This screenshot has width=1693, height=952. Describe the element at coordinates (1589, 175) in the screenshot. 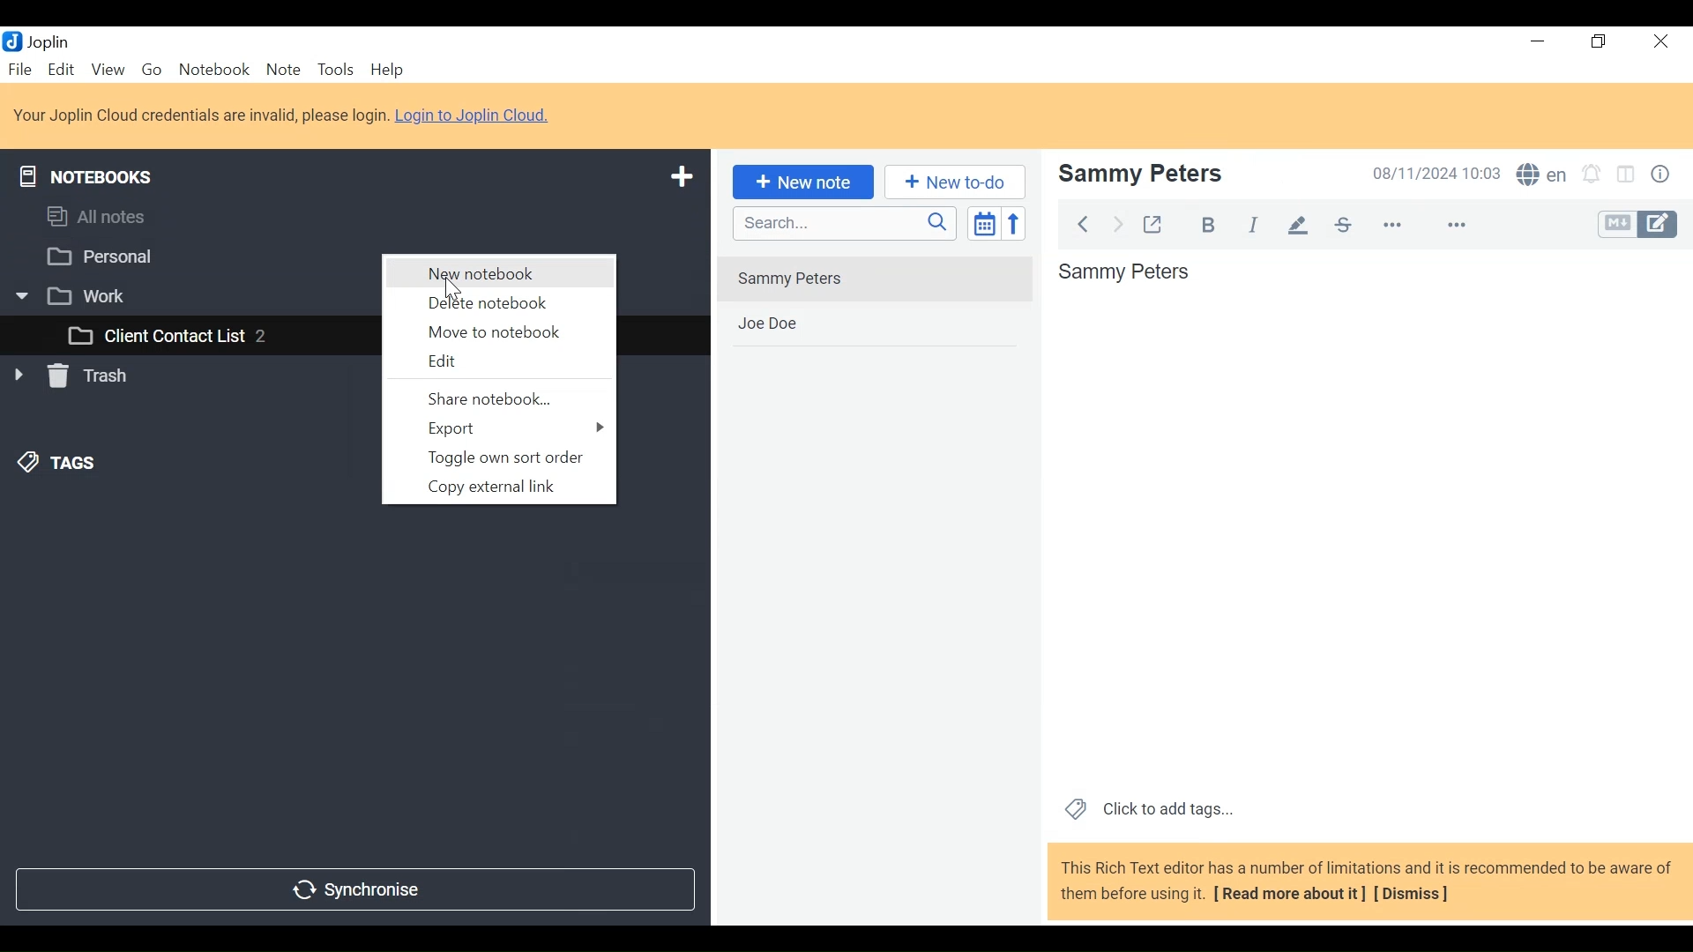

I see `set alarm` at that location.